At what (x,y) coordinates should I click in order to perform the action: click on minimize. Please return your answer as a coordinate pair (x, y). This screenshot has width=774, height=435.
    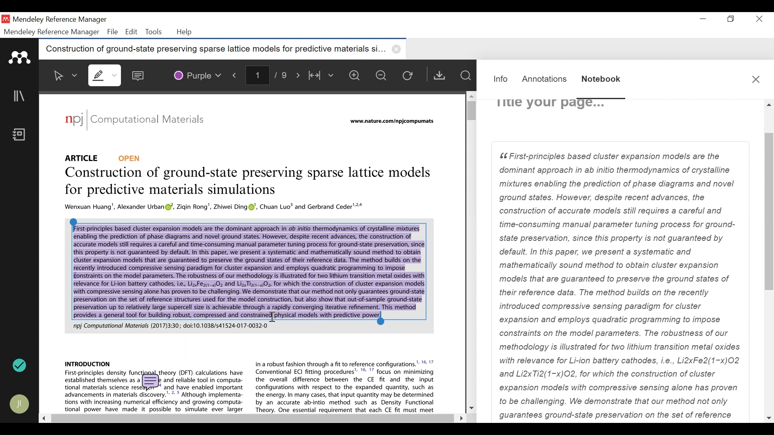
    Looking at the image, I should click on (703, 19).